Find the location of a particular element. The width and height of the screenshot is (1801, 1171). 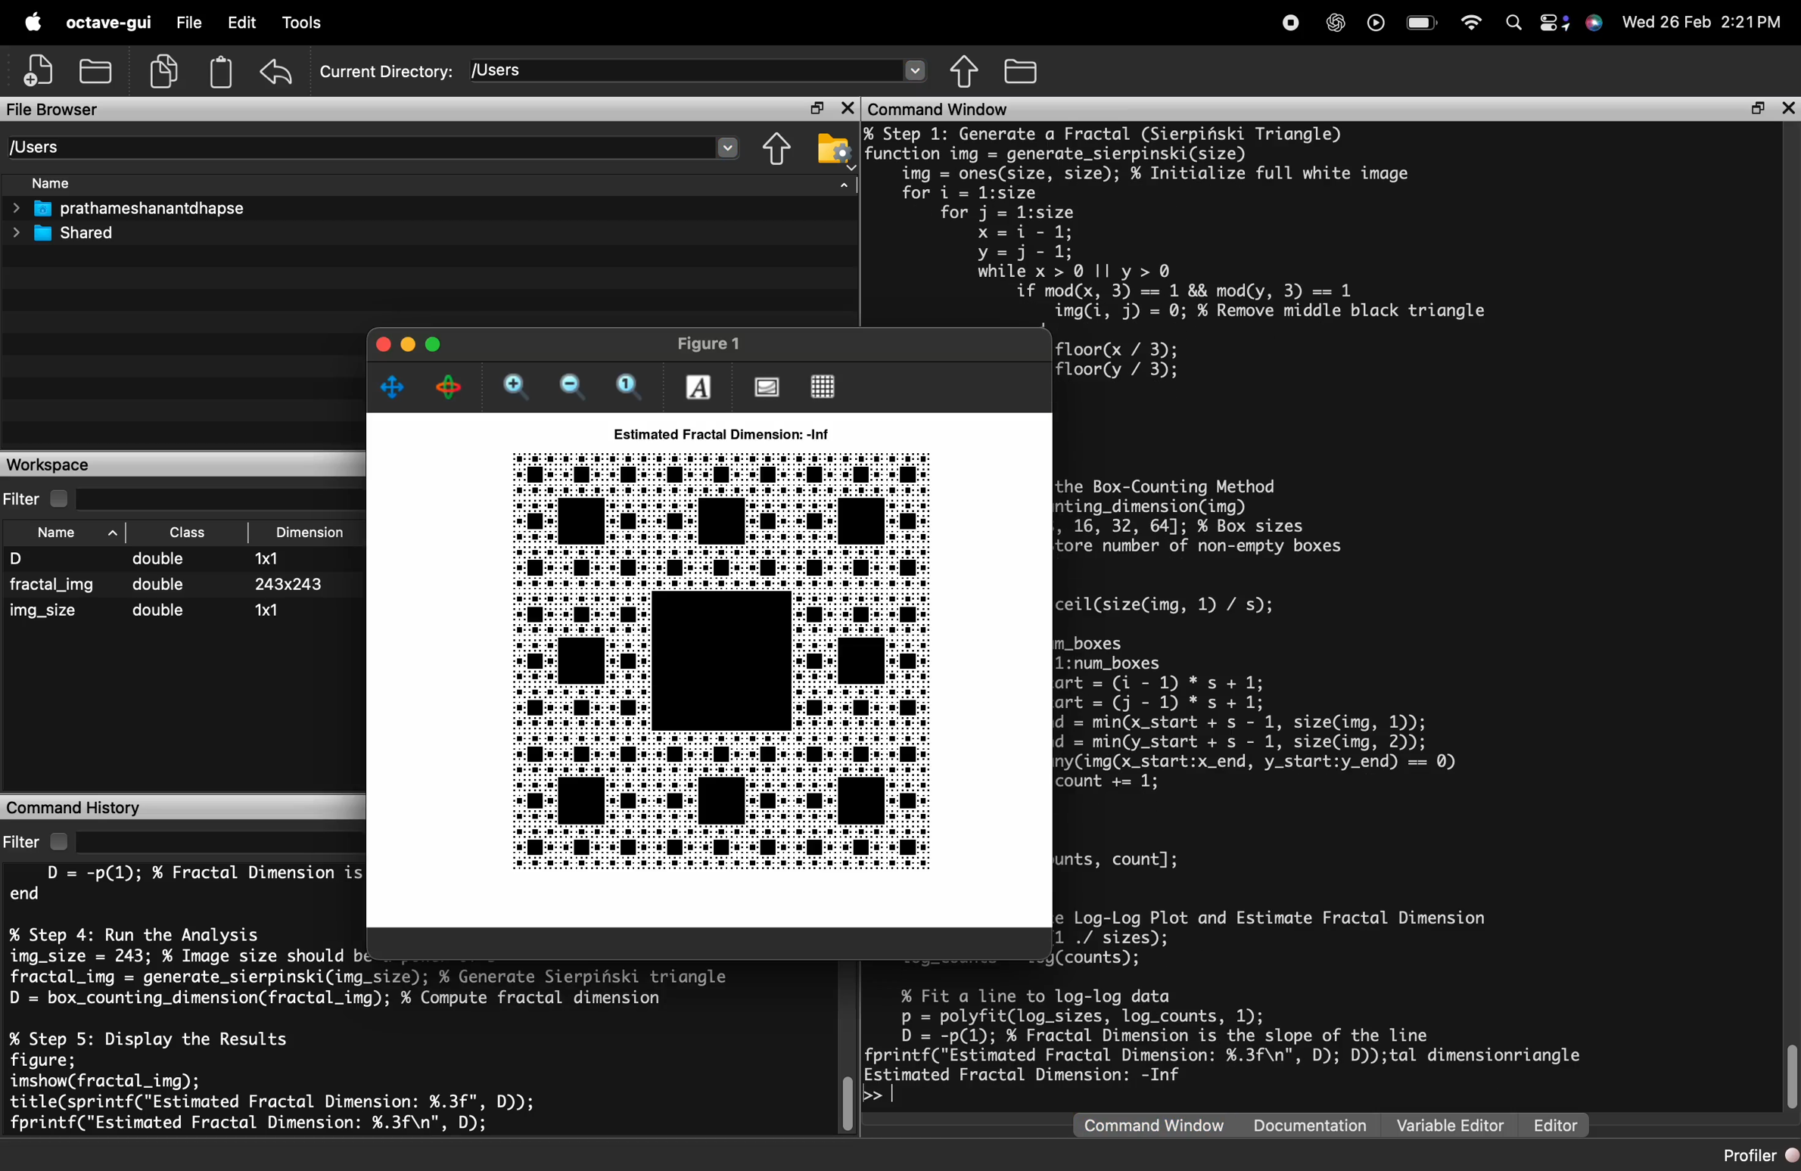

D double 1x1fractal_img double 243x243img_size double 1x1 is located at coordinates (173, 597).